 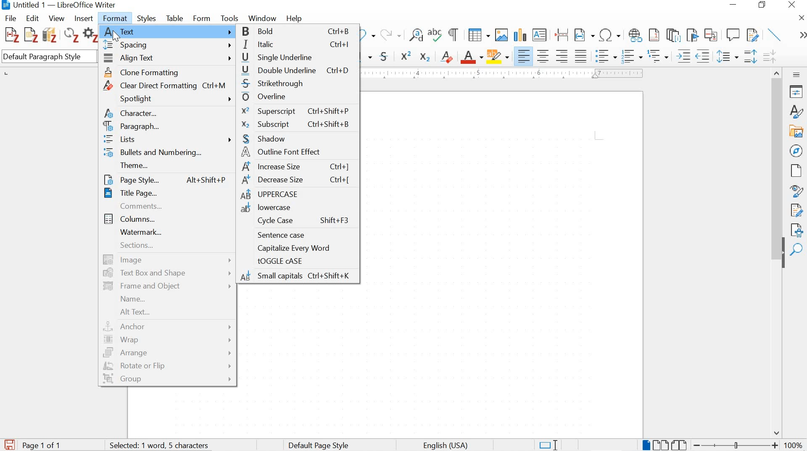 I want to click on justified, so click(x=581, y=55).